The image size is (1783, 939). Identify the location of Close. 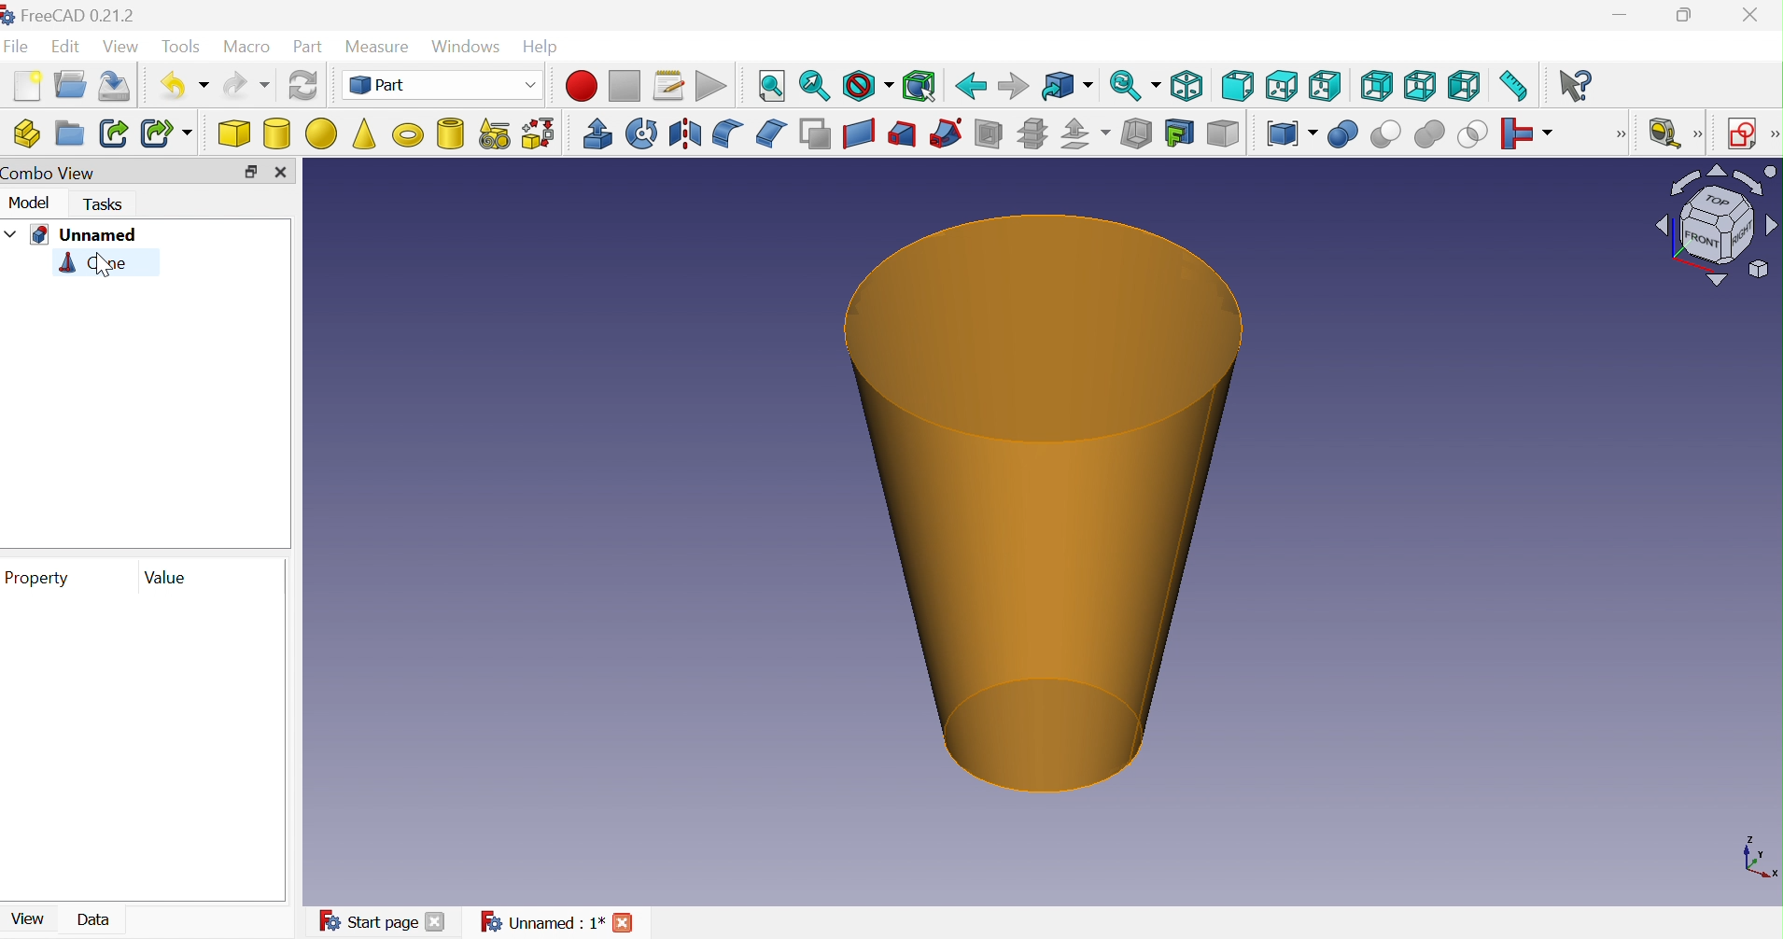
(625, 920).